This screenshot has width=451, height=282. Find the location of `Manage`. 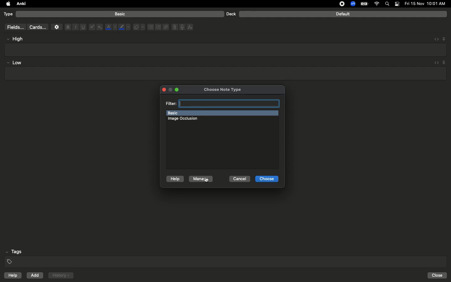

Manage is located at coordinates (200, 180).